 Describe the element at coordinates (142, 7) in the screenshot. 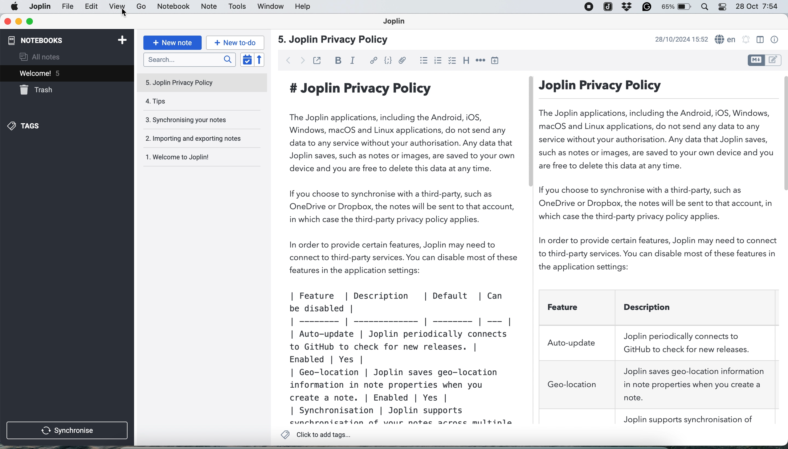

I see `go` at that location.